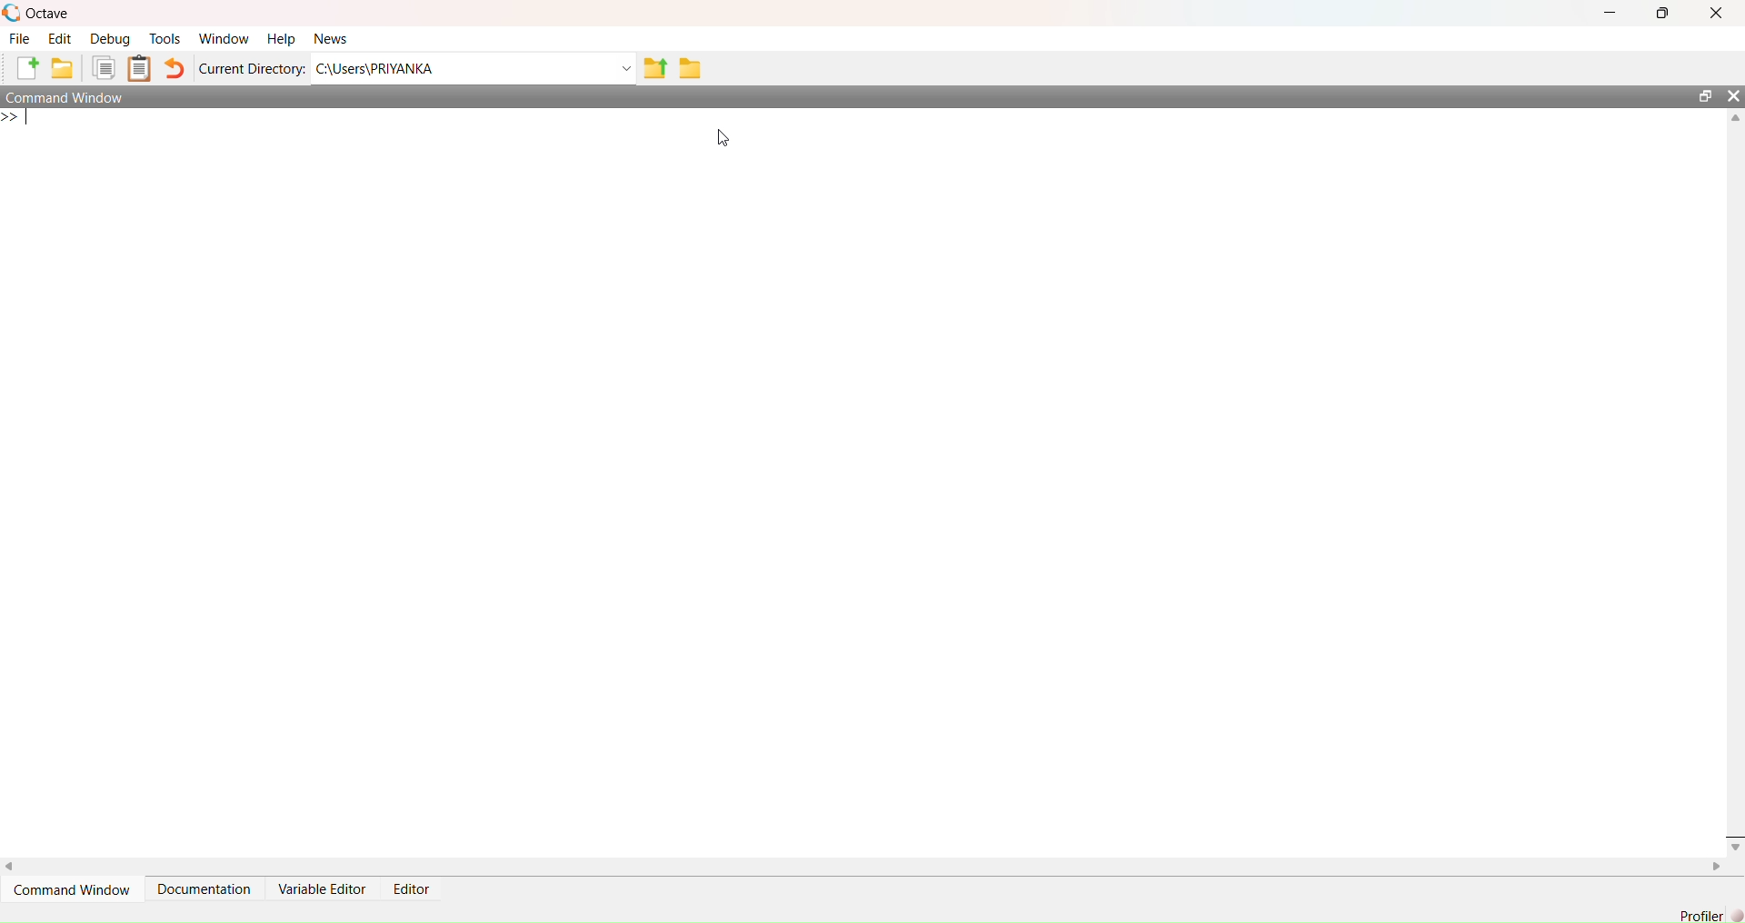 The height and width of the screenshot is (923, 1745). I want to click on Close, so click(1717, 14).